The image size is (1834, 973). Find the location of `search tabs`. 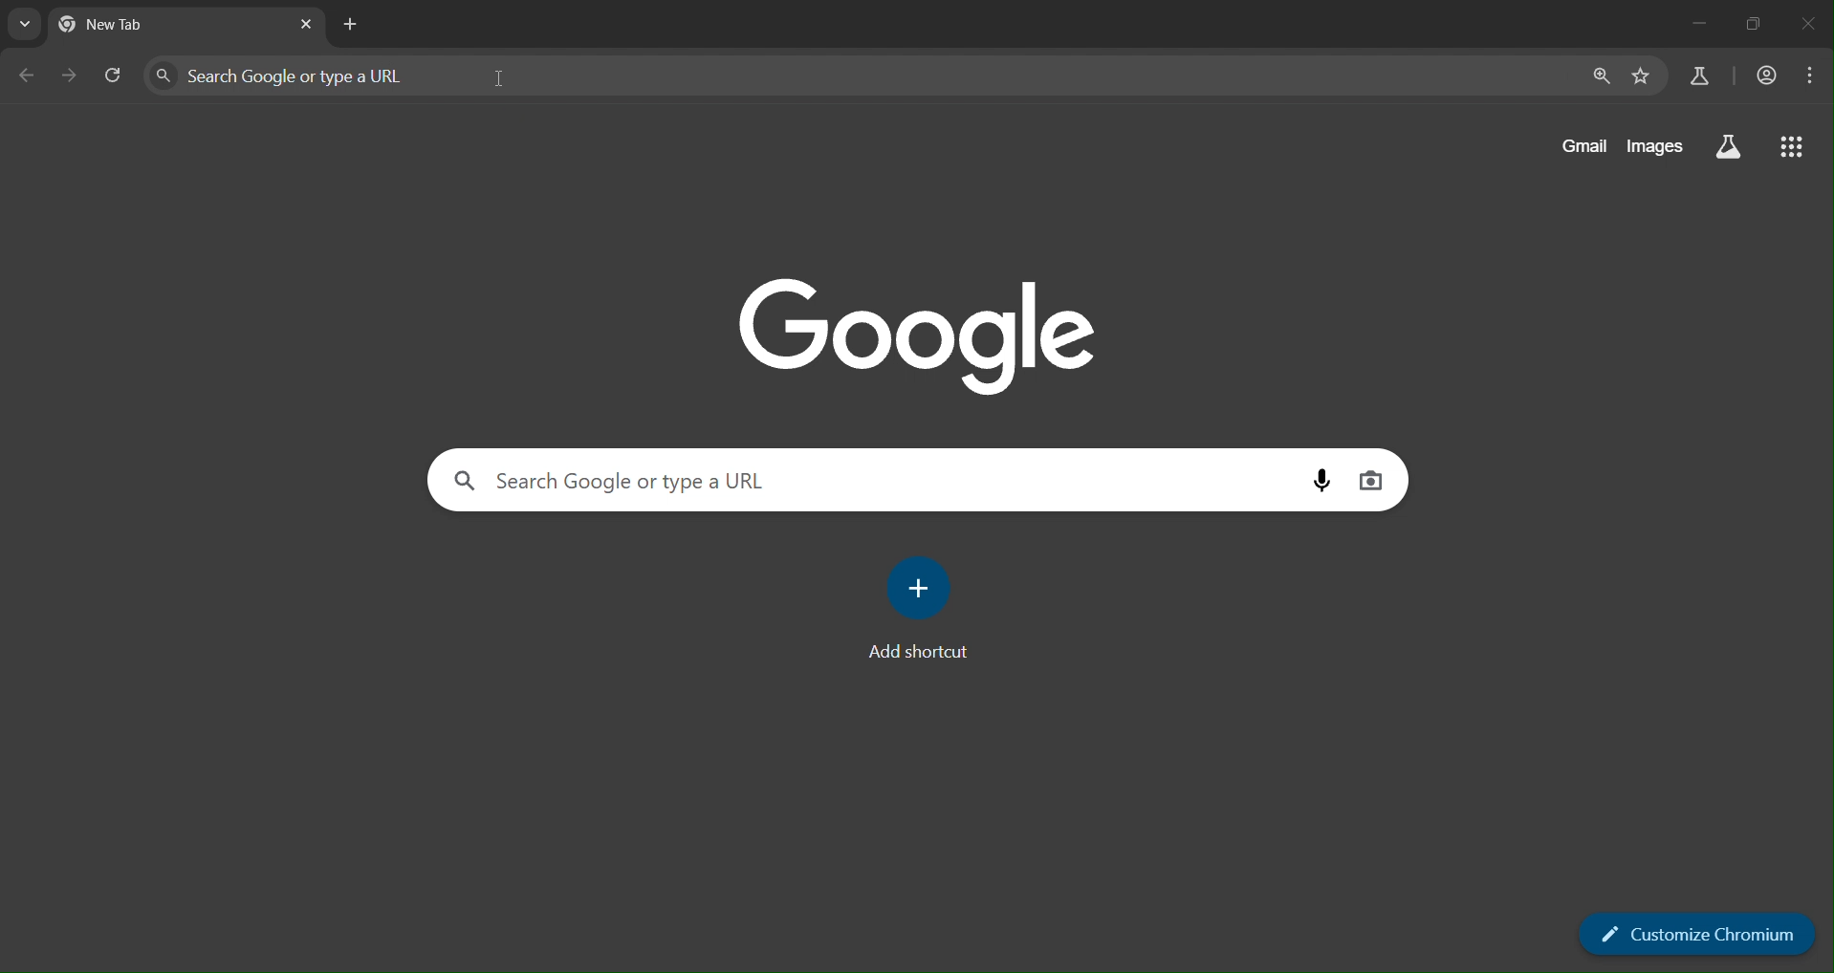

search tabs is located at coordinates (24, 25).